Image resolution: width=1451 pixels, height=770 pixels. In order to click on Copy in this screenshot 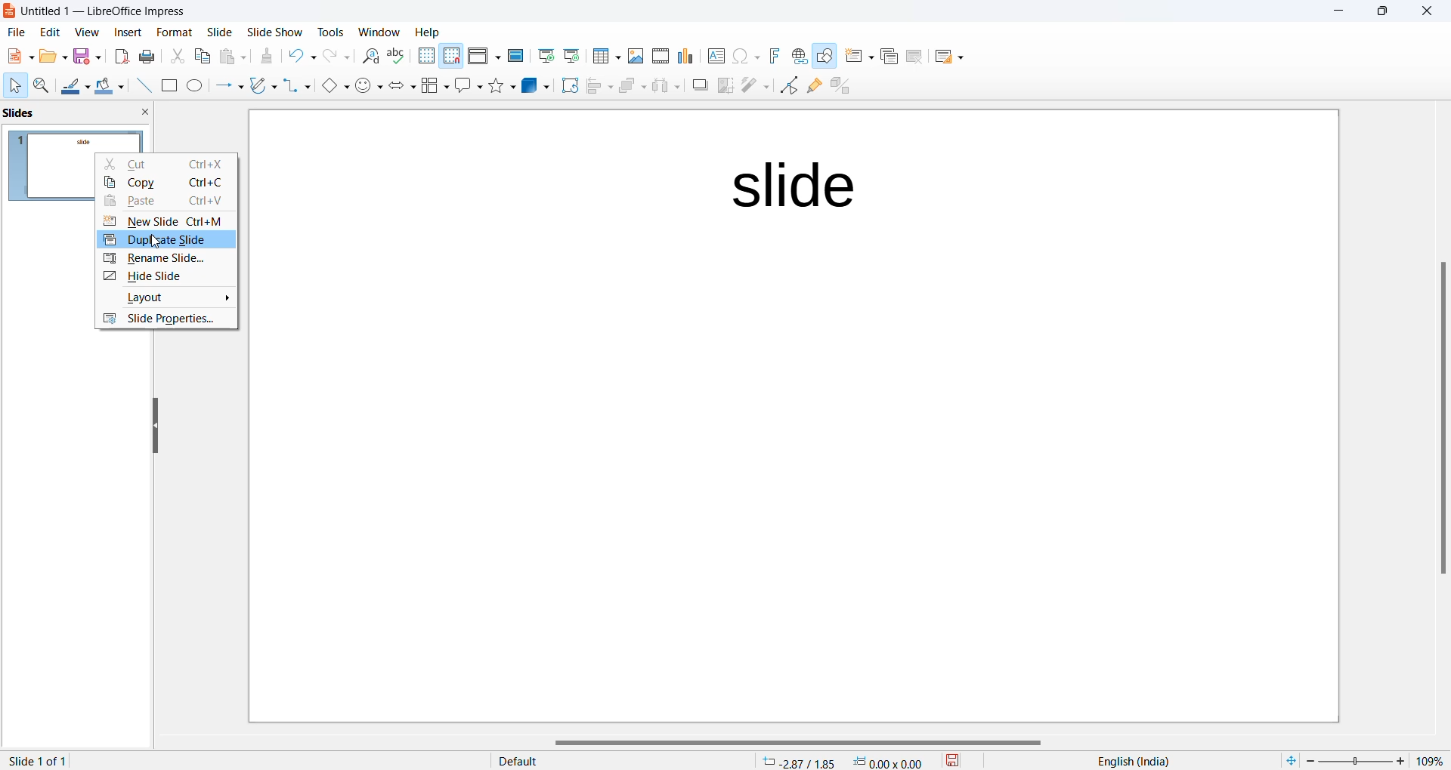, I will do `click(170, 181)`.